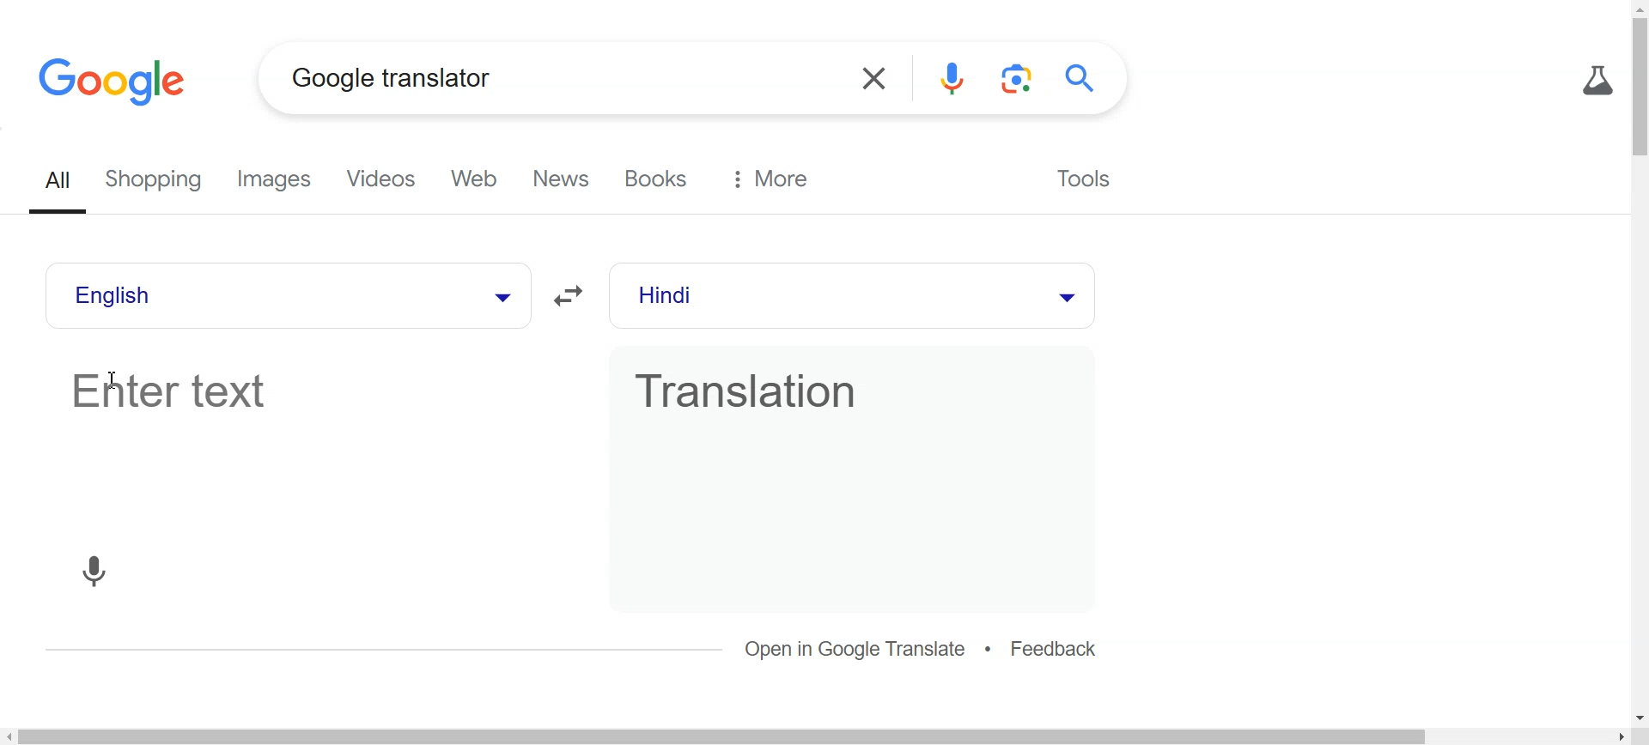 The image size is (1649, 745). I want to click on Search labs, so click(1594, 81).